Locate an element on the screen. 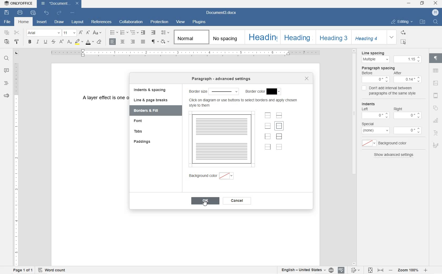  NORMAL is located at coordinates (190, 36).